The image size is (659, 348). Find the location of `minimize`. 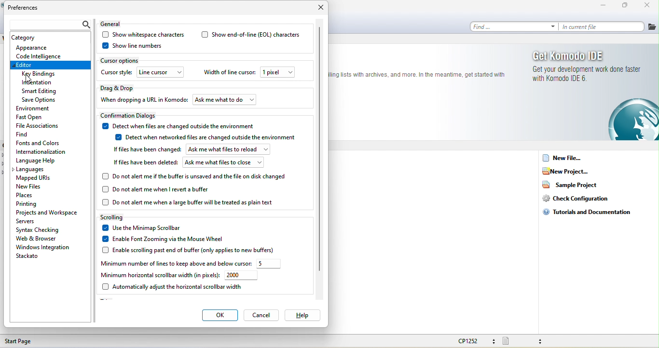

minimize is located at coordinates (603, 6).